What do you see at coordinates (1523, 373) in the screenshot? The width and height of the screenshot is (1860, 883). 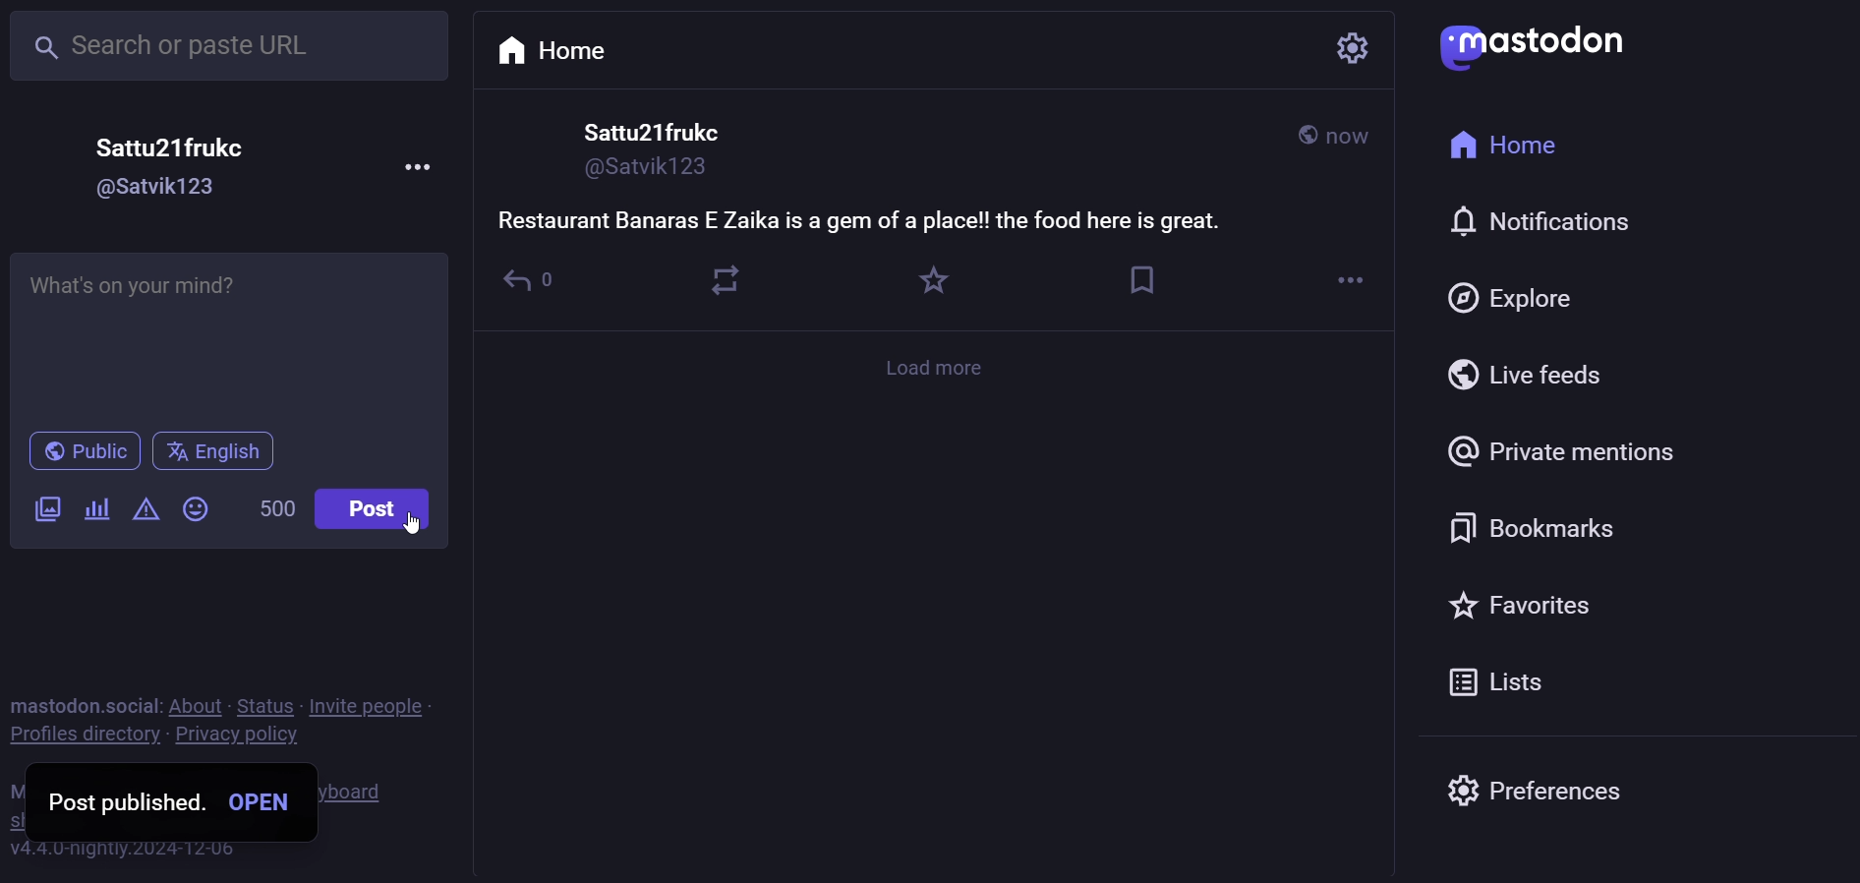 I see `live feed` at bounding box center [1523, 373].